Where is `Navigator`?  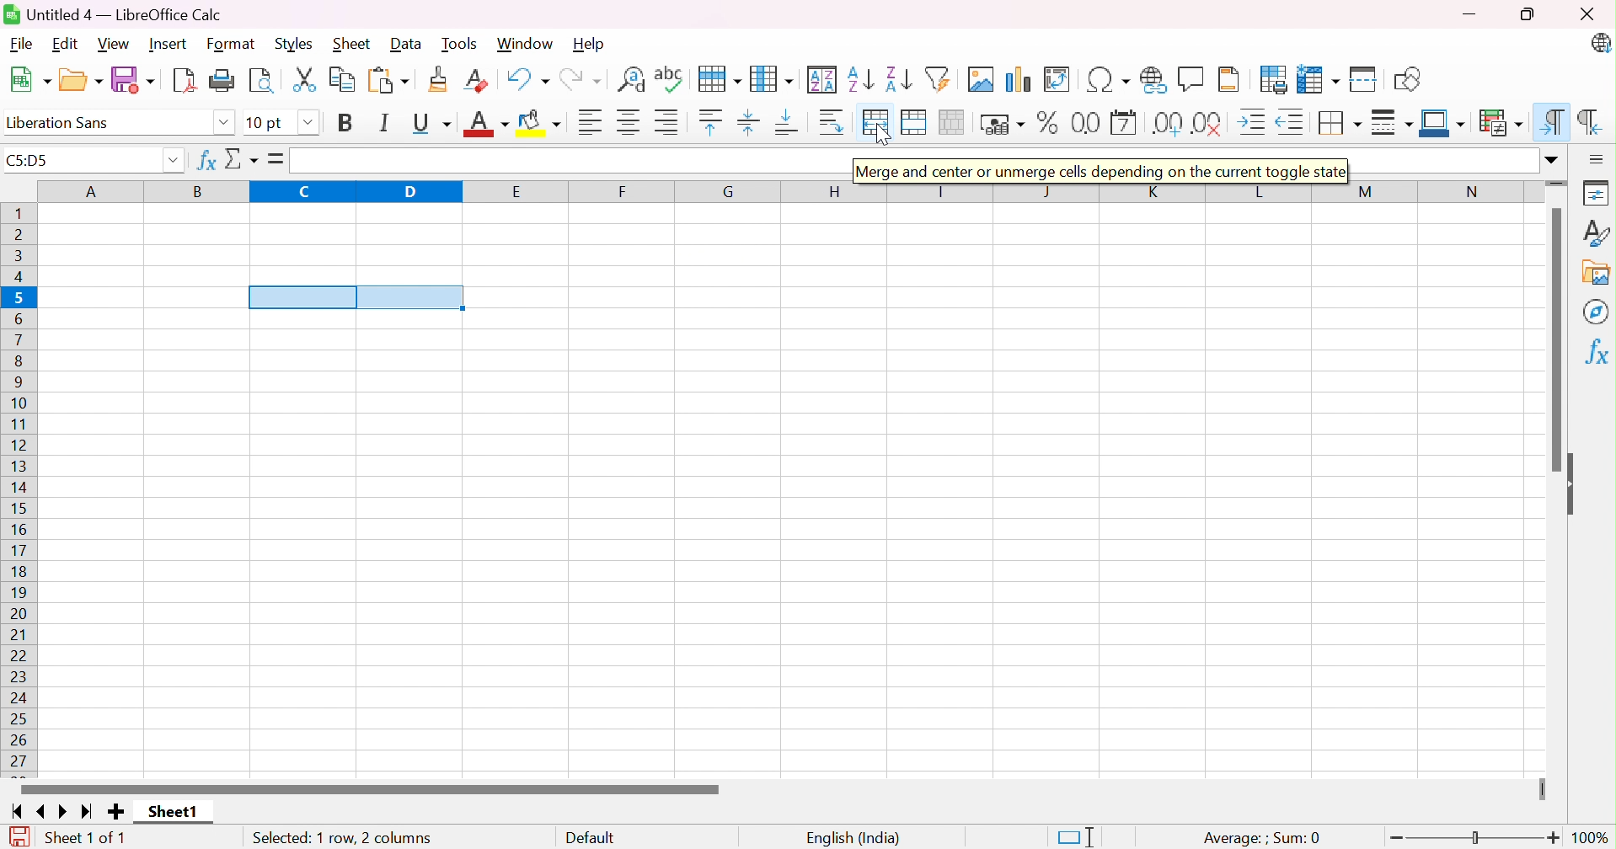
Navigator is located at coordinates (1594, 312).